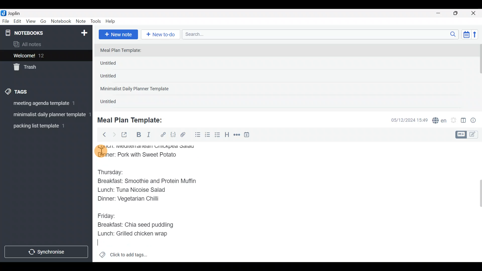 This screenshot has width=482, height=271. I want to click on Spelling, so click(440, 121).